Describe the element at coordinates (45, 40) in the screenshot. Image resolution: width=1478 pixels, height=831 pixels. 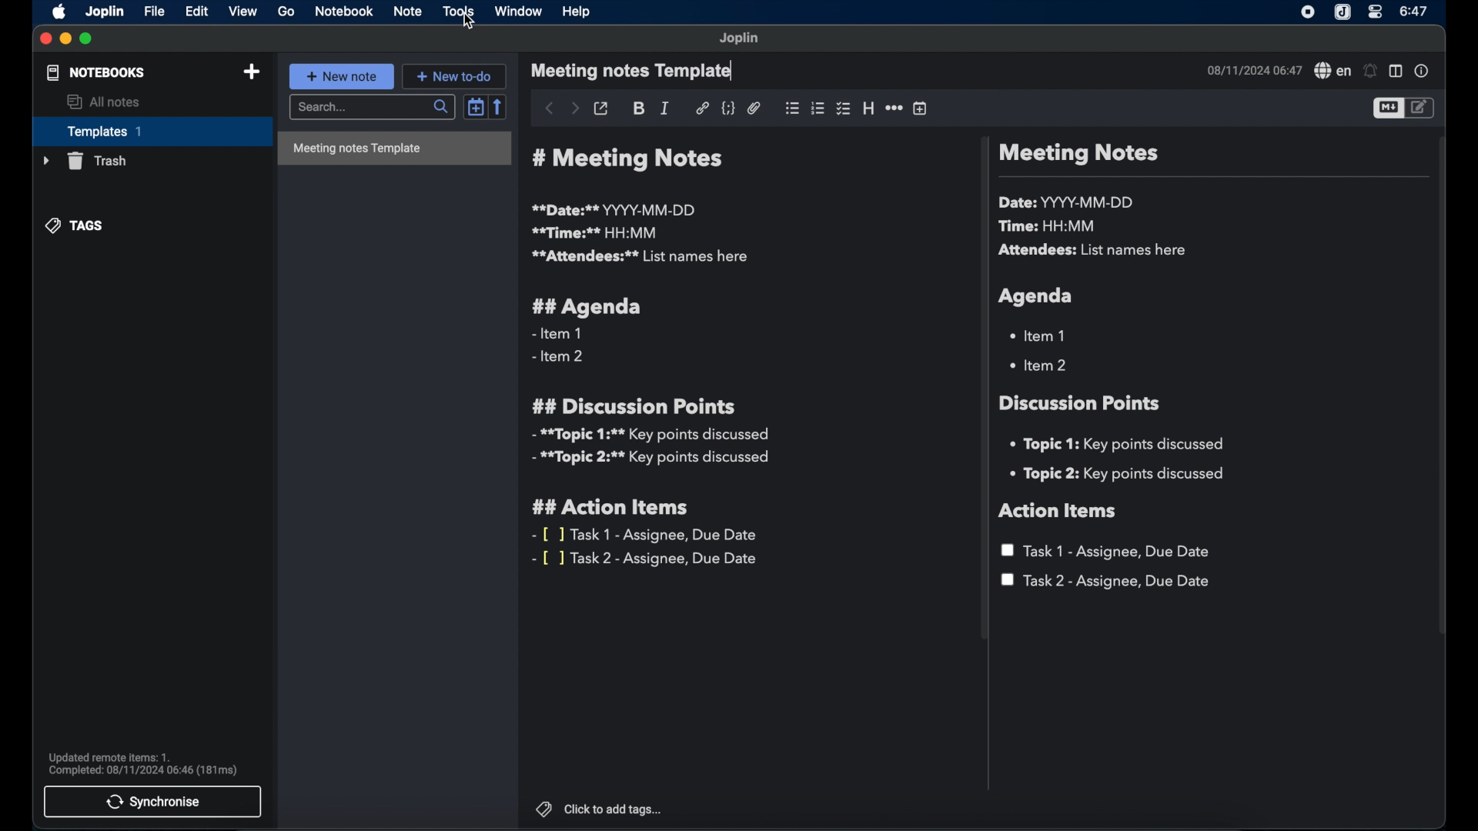
I see `close` at that location.